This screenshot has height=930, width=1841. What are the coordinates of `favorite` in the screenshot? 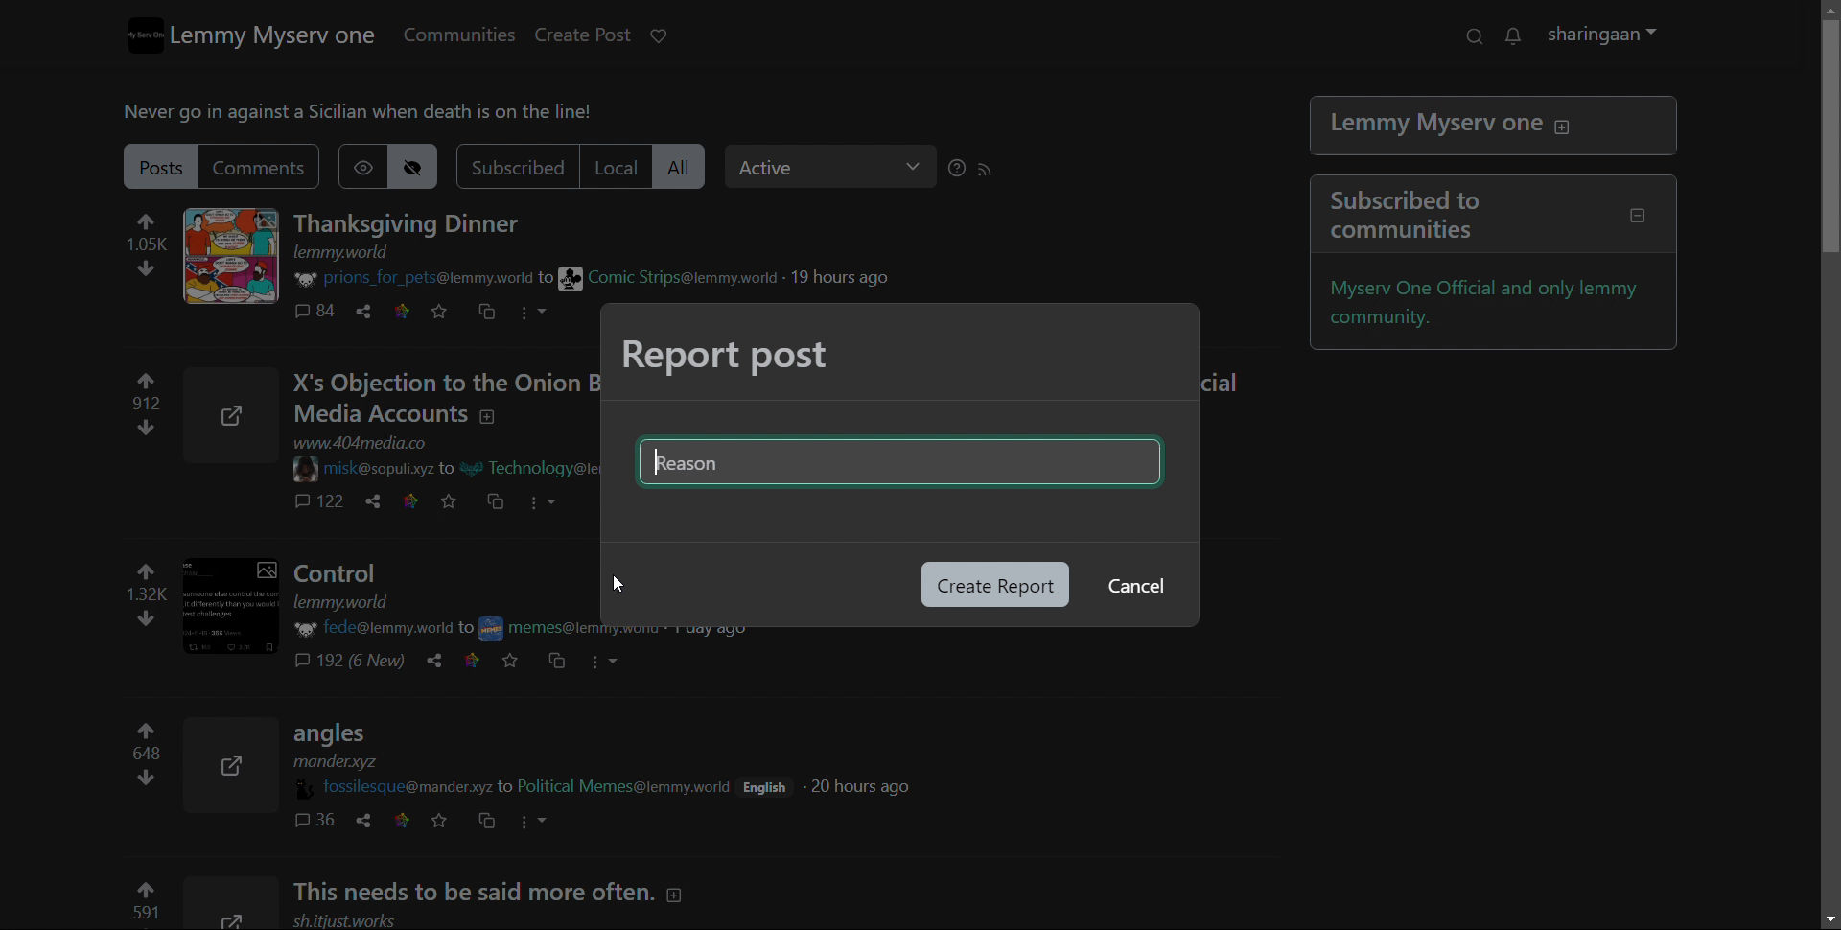 It's located at (457, 501).